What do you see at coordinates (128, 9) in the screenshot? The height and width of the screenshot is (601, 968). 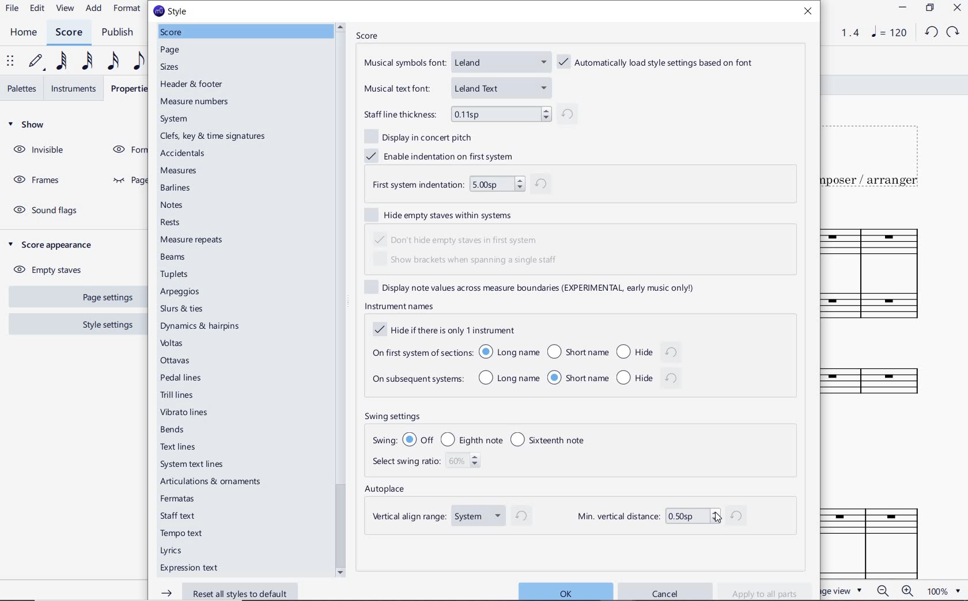 I see `FORMAT` at bounding box center [128, 9].